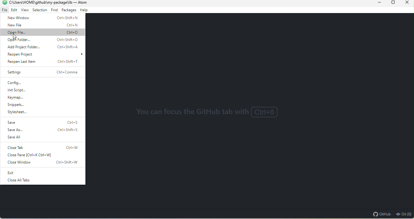 The height and width of the screenshot is (219, 414). What do you see at coordinates (4, 10) in the screenshot?
I see `file` at bounding box center [4, 10].